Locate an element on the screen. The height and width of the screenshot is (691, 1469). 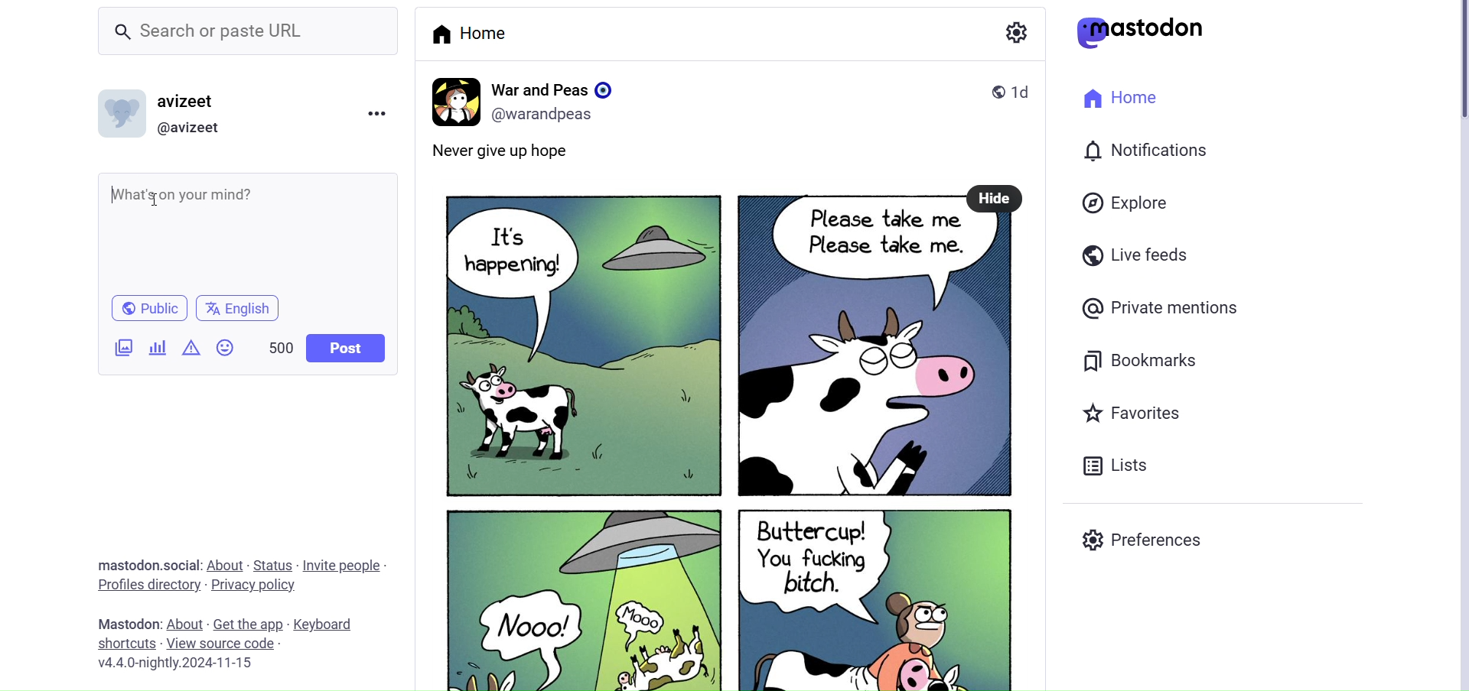
Add Images is located at coordinates (123, 346).